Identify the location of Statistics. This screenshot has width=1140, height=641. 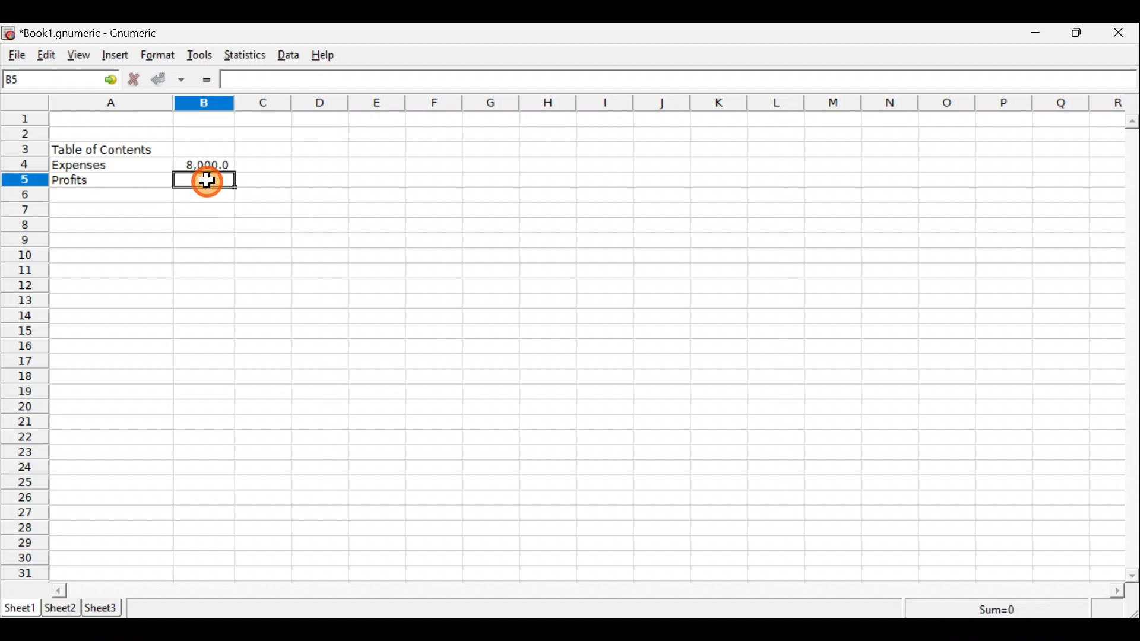
(247, 56).